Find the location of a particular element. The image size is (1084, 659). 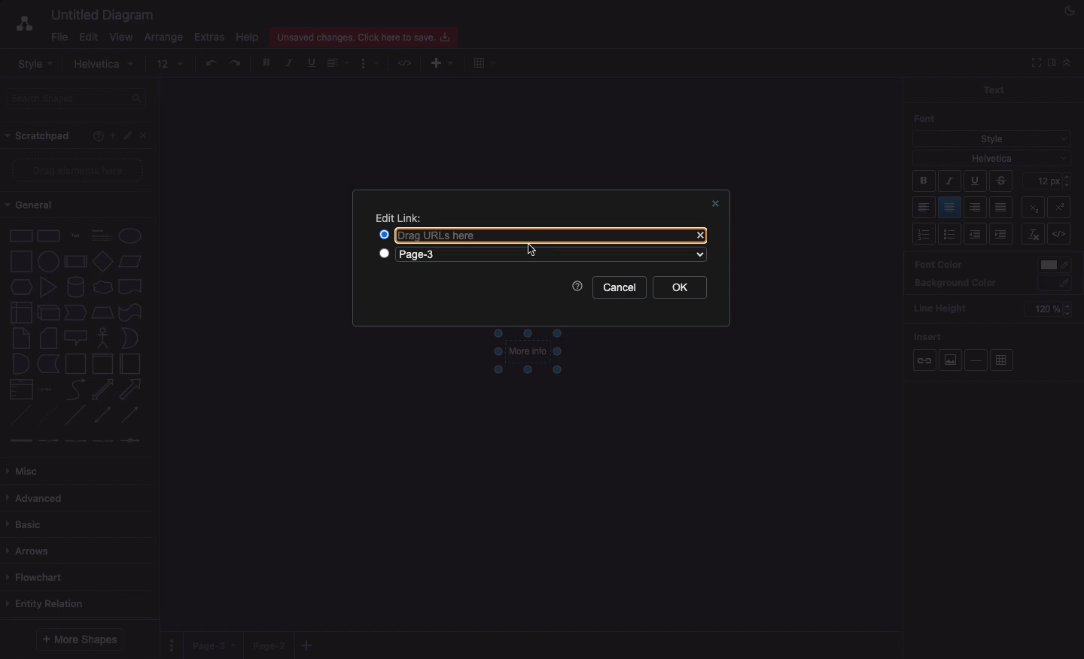

Add is located at coordinates (437, 64).